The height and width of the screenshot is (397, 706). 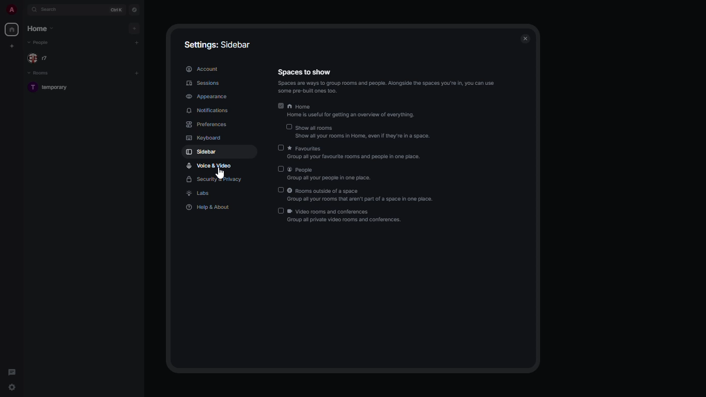 What do you see at coordinates (41, 43) in the screenshot?
I see `people` at bounding box center [41, 43].